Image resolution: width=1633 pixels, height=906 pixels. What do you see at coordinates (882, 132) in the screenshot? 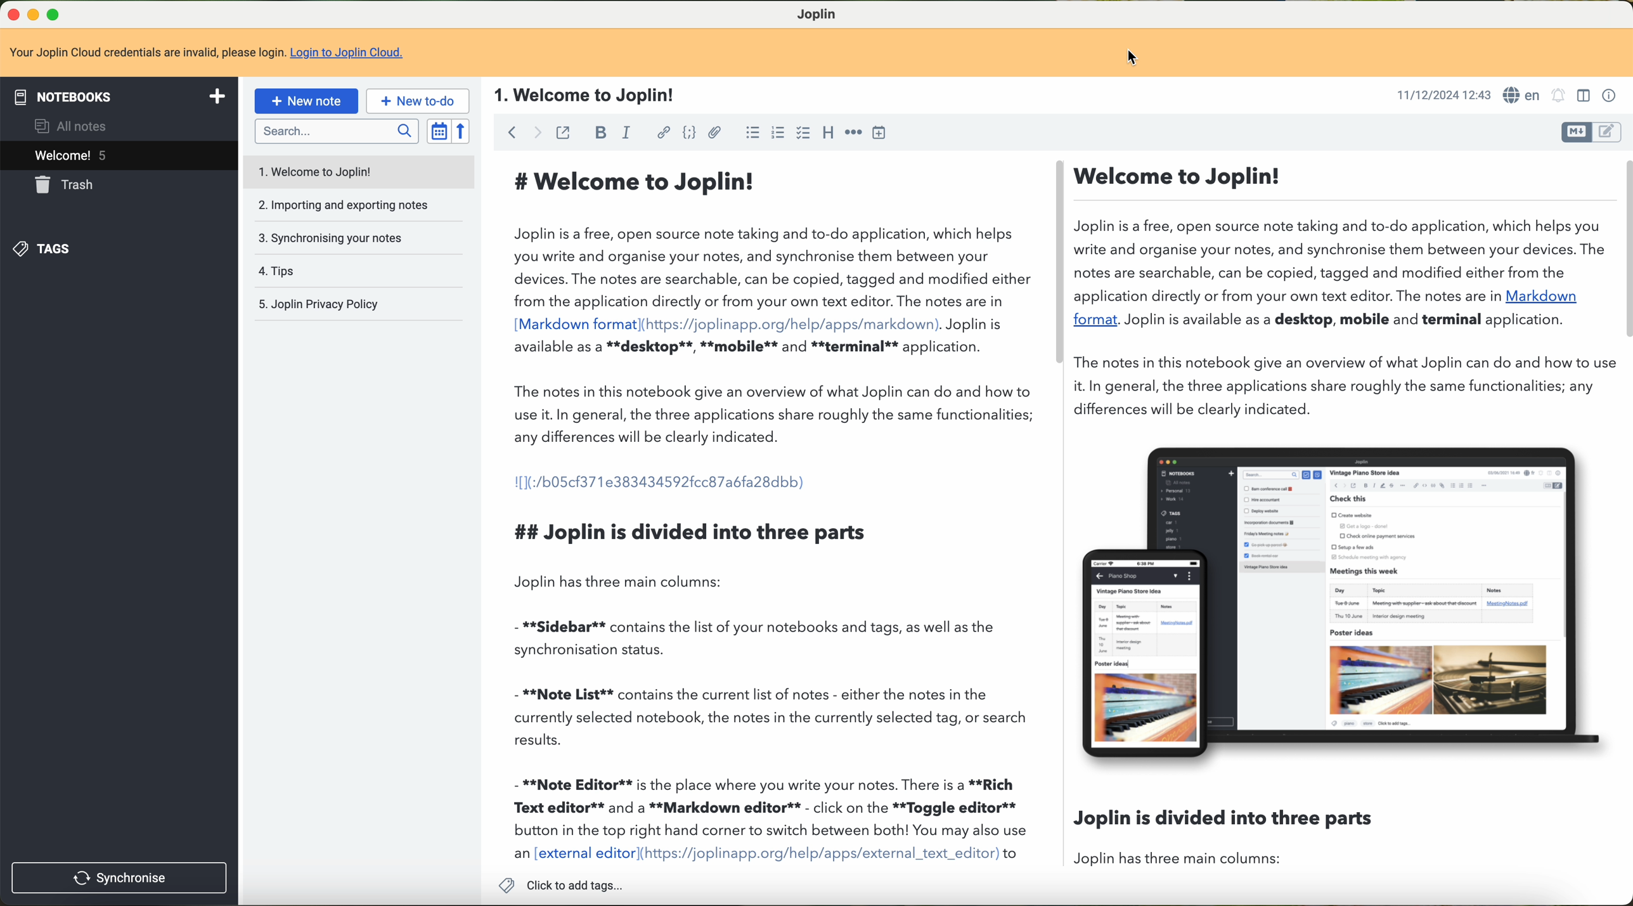
I see `insert time` at bounding box center [882, 132].